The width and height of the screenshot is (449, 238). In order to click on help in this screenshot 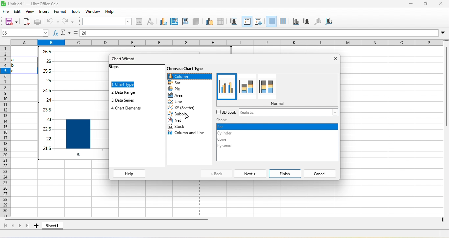, I will do `click(109, 11)`.